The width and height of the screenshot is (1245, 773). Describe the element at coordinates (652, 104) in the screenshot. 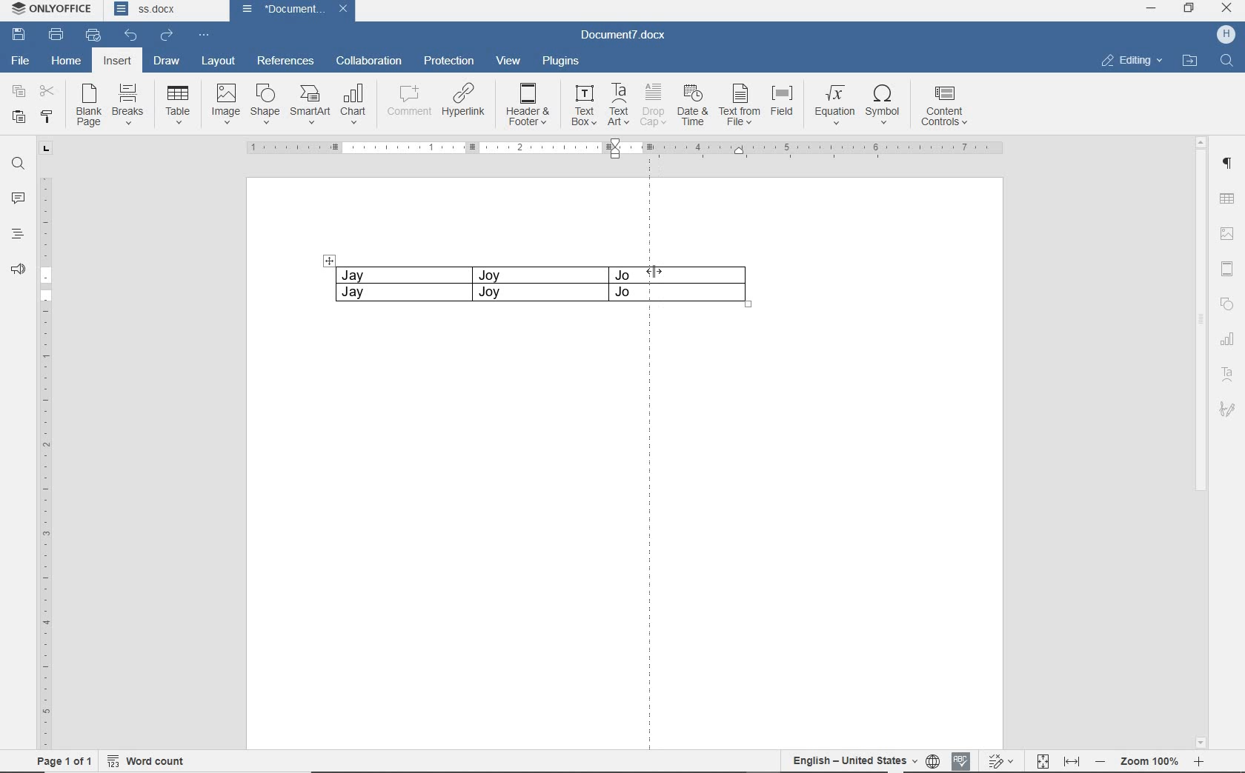

I see `DROP CAP` at that location.